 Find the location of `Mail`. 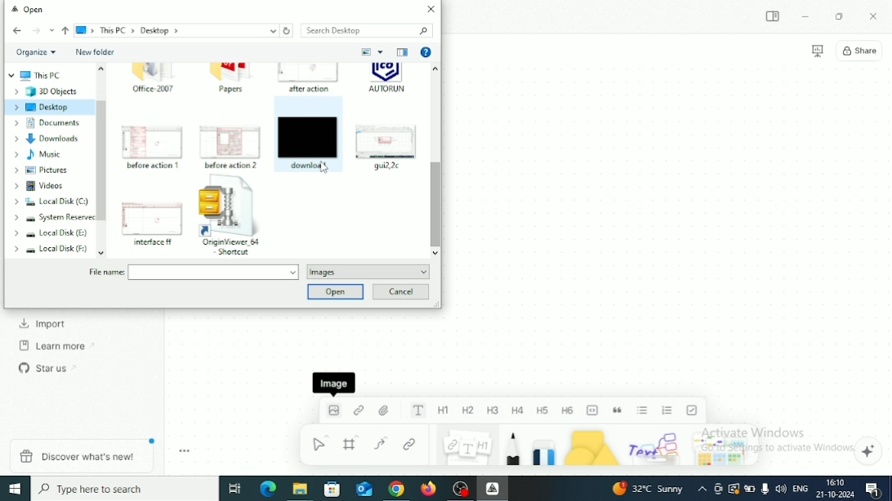

Mail is located at coordinates (363, 490).